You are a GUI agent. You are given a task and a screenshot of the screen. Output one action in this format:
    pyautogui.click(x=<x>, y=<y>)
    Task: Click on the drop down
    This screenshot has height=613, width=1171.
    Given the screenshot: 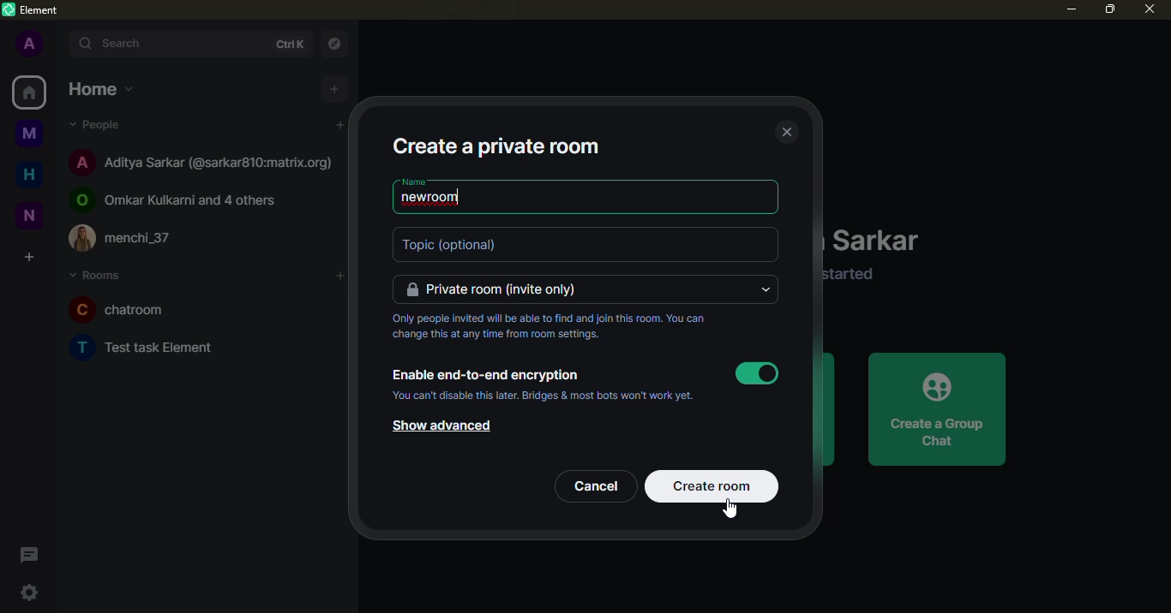 What is the action you would take?
    pyautogui.click(x=763, y=290)
    